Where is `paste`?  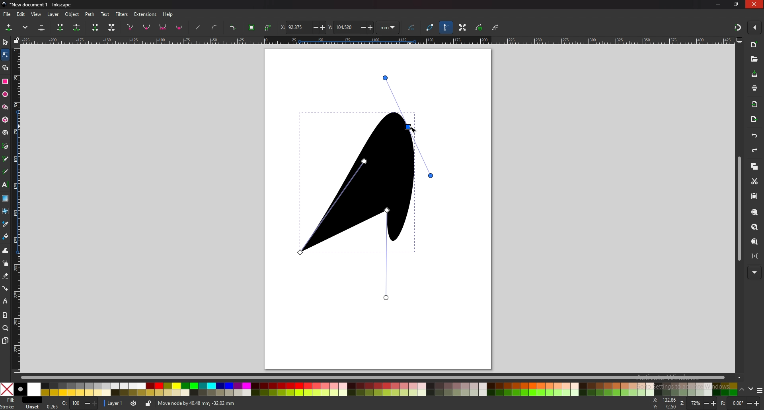 paste is located at coordinates (754, 196).